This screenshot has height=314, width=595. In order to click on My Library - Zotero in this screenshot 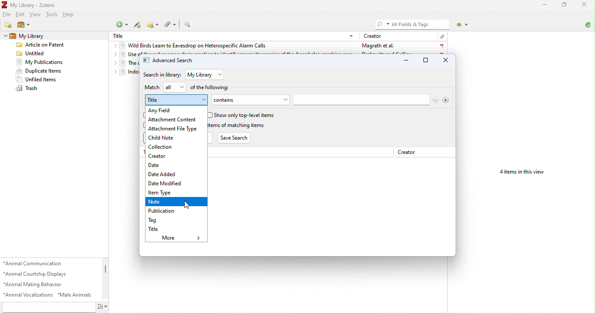, I will do `click(29, 5)`.